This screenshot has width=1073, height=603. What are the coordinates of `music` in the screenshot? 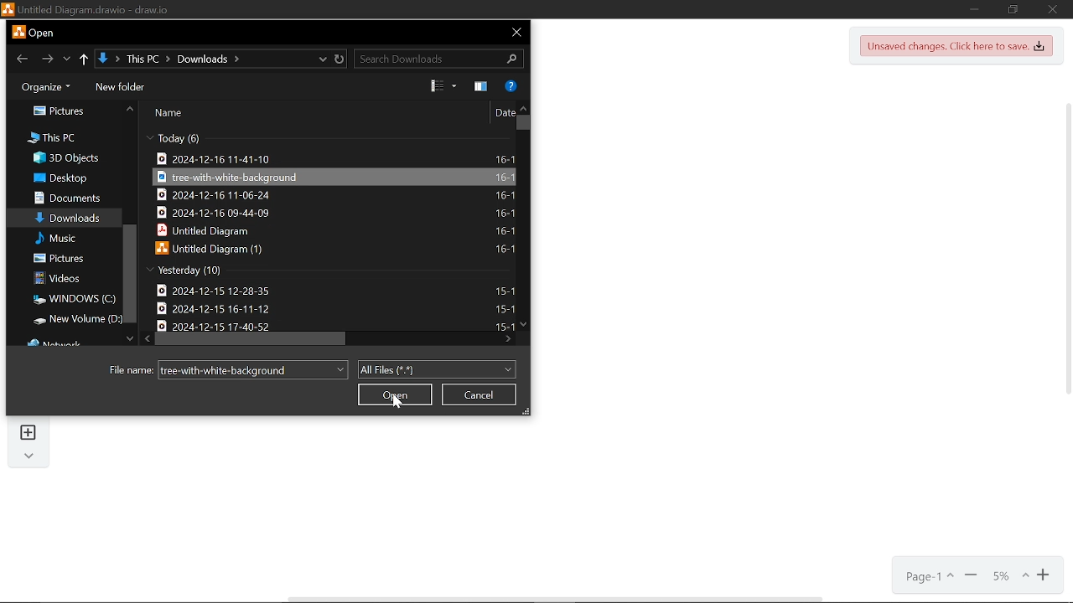 It's located at (57, 238).